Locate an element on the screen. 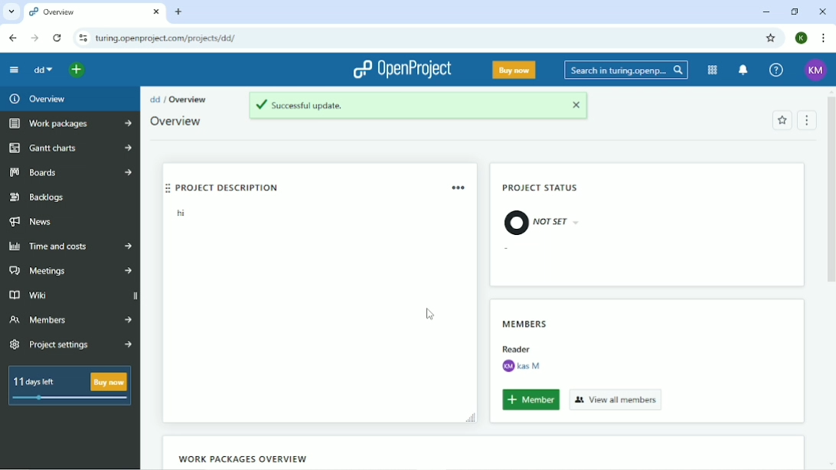 The height and width of the screenshot is (470, 836). Time and costs is located at coordinates (70, 246).